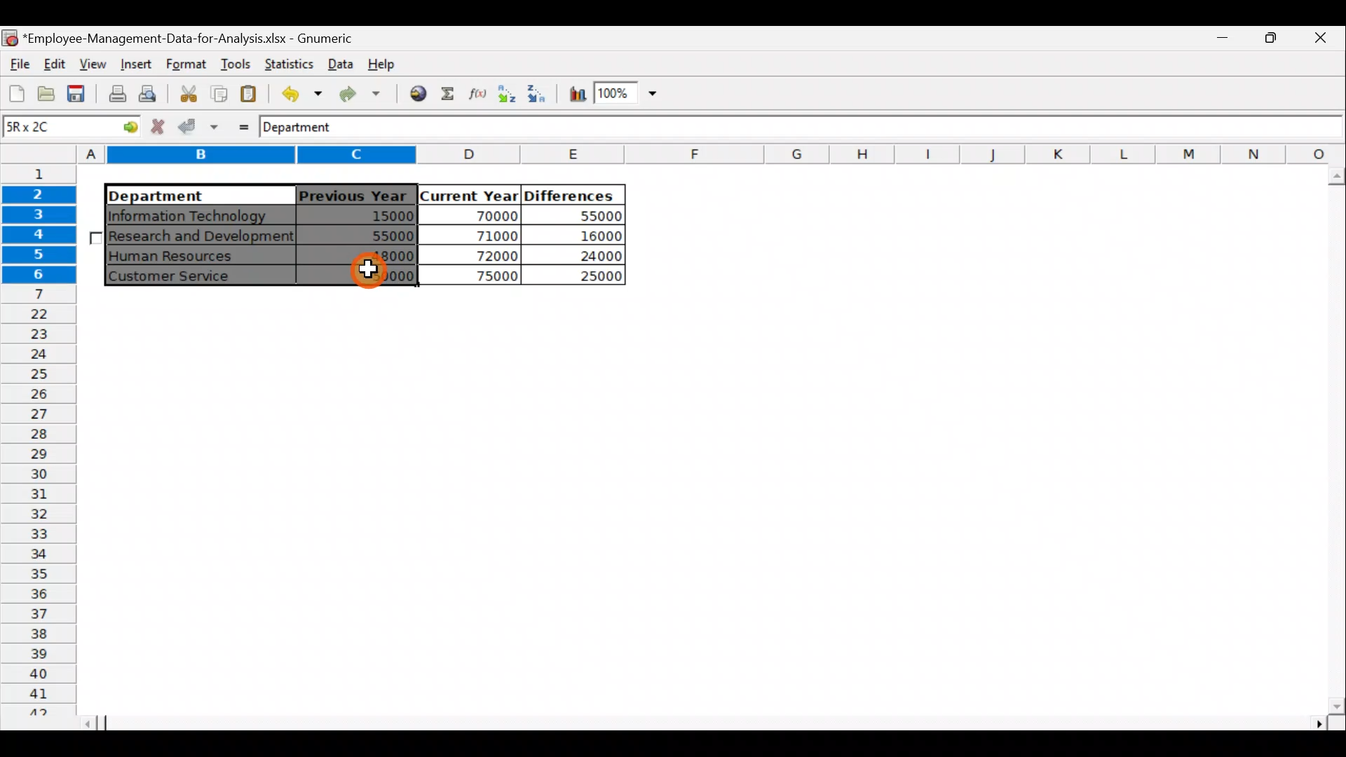  I want to click on 25000, so click(585, 277).